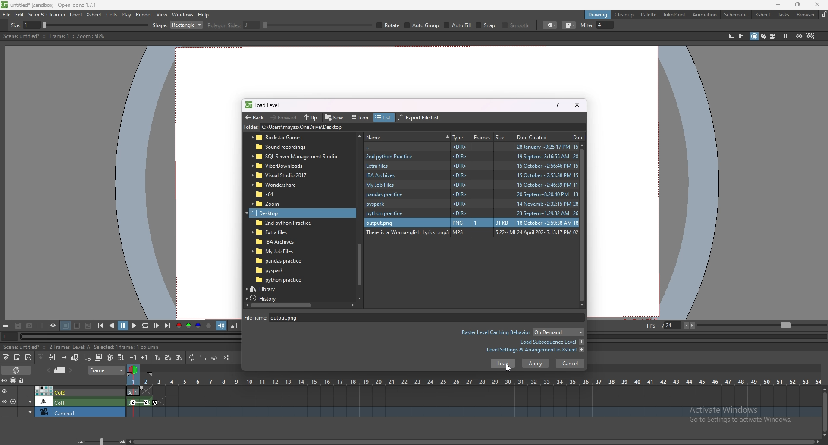 The height and width of the screenshot is (445, 828). What do you see at coordinates (562, 25) in the screenshot?
I see `rotate` at bounding box center [562, 25].